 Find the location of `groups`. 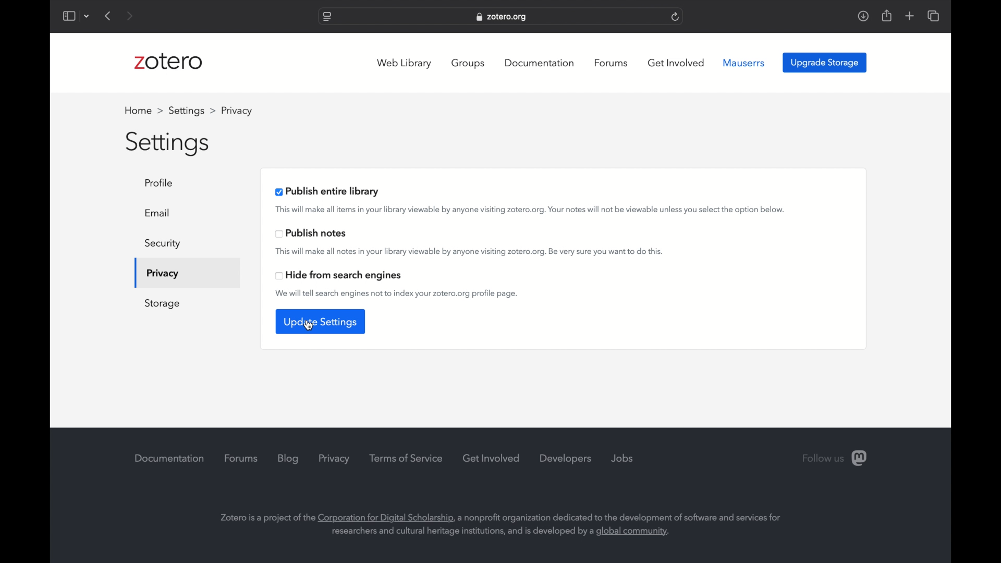

groups is located at coordinates (470, 64).